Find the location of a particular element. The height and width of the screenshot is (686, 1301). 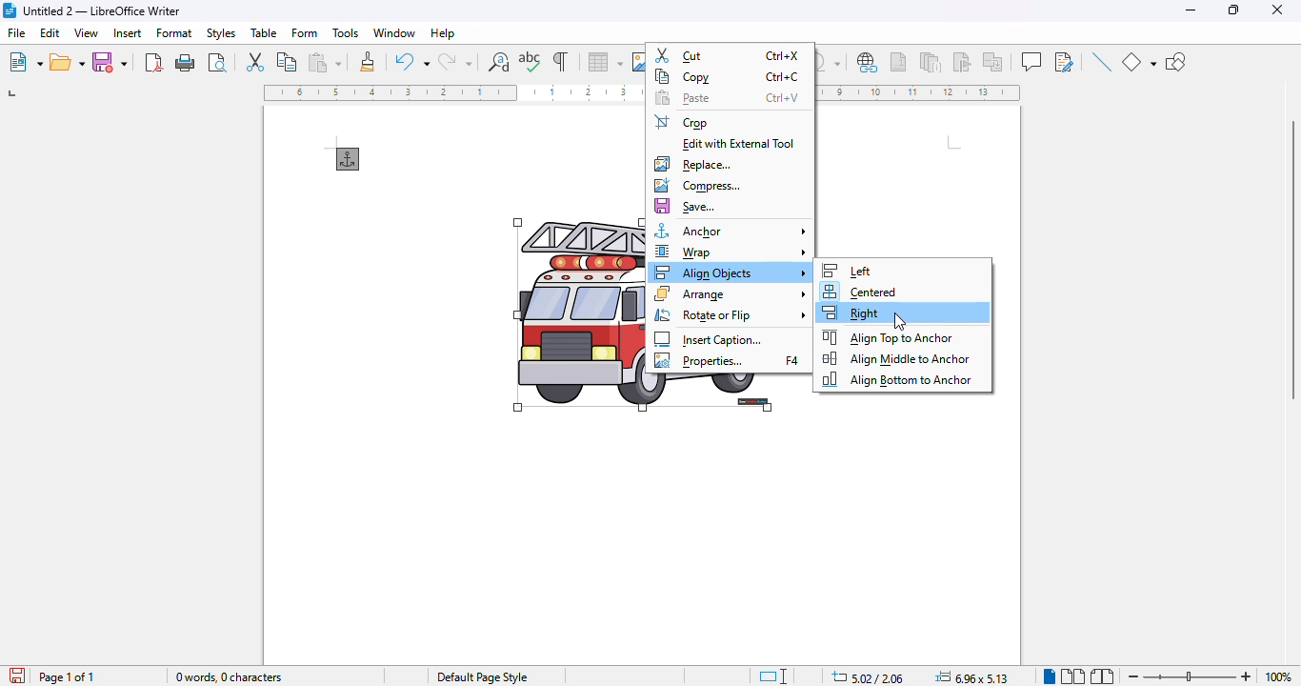

vertical scroll bar is located at coordinates (1291, 261).